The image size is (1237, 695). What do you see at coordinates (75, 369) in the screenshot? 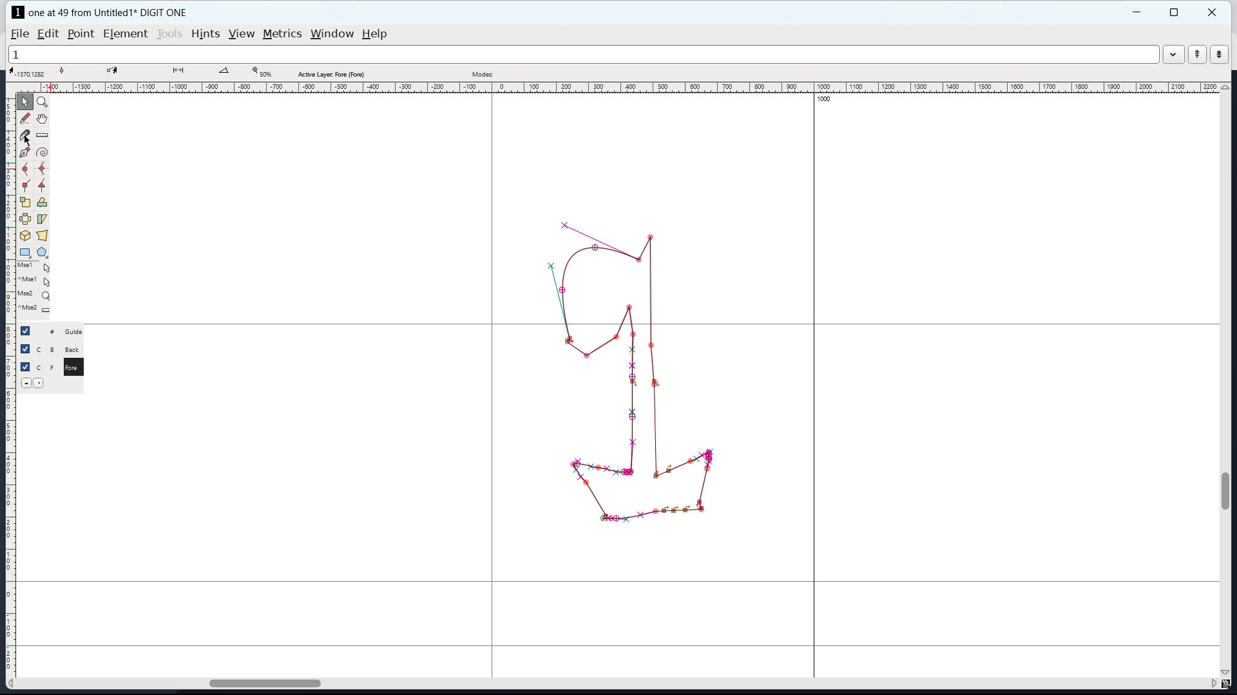
I see `fore` at bounding box center [75, 369].